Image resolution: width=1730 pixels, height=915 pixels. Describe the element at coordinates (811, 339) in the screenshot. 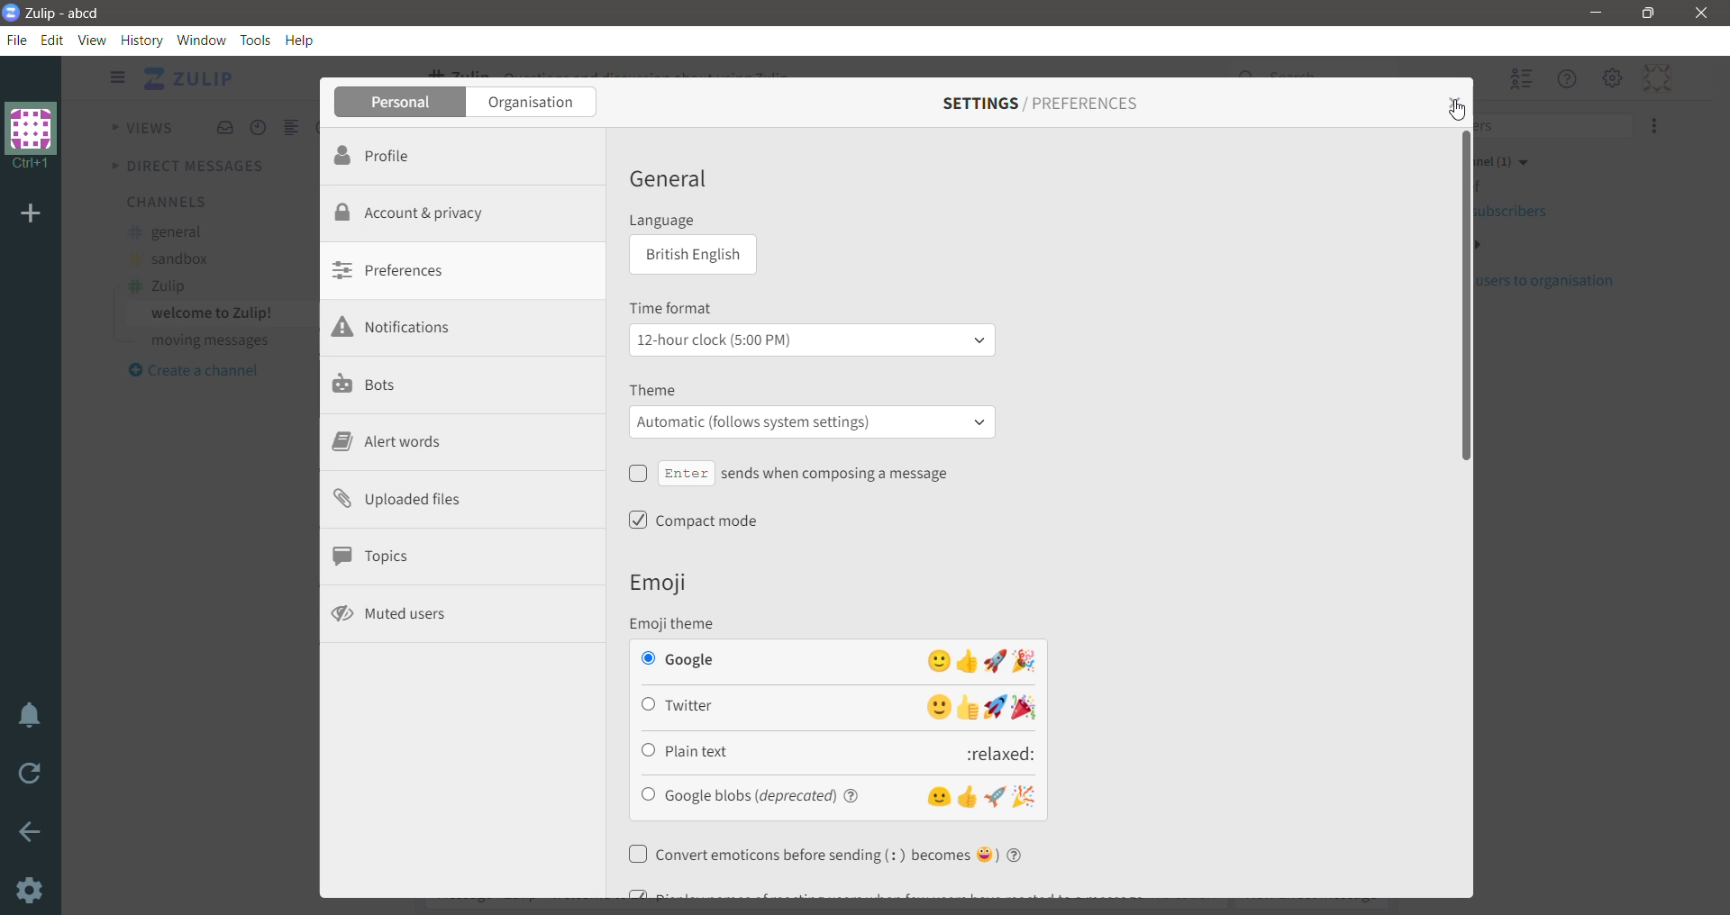

I see `12 - hour clock (5:00PM)` at that location.